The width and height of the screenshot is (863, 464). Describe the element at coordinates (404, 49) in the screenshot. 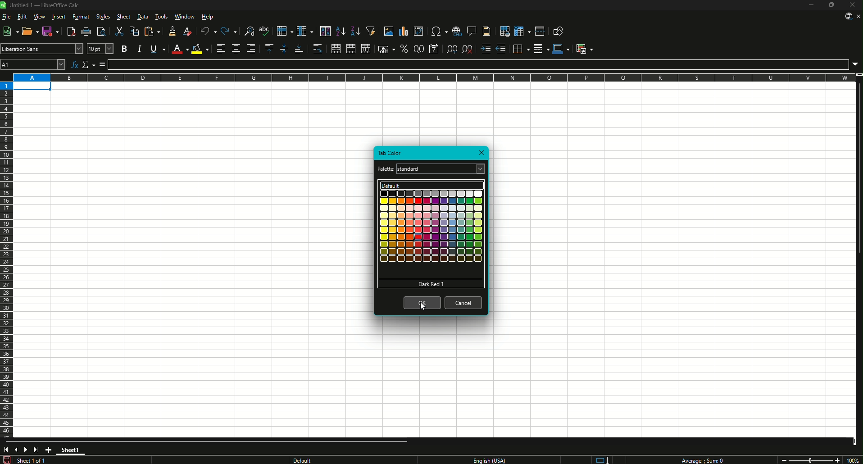

I see `Format as Percentage` at that location.